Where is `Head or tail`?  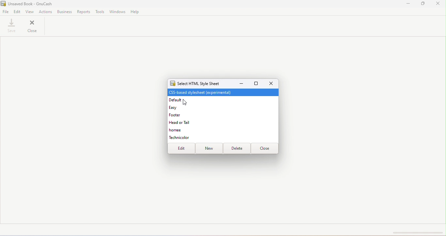
Head or tail is located at coordinates (181, 123).